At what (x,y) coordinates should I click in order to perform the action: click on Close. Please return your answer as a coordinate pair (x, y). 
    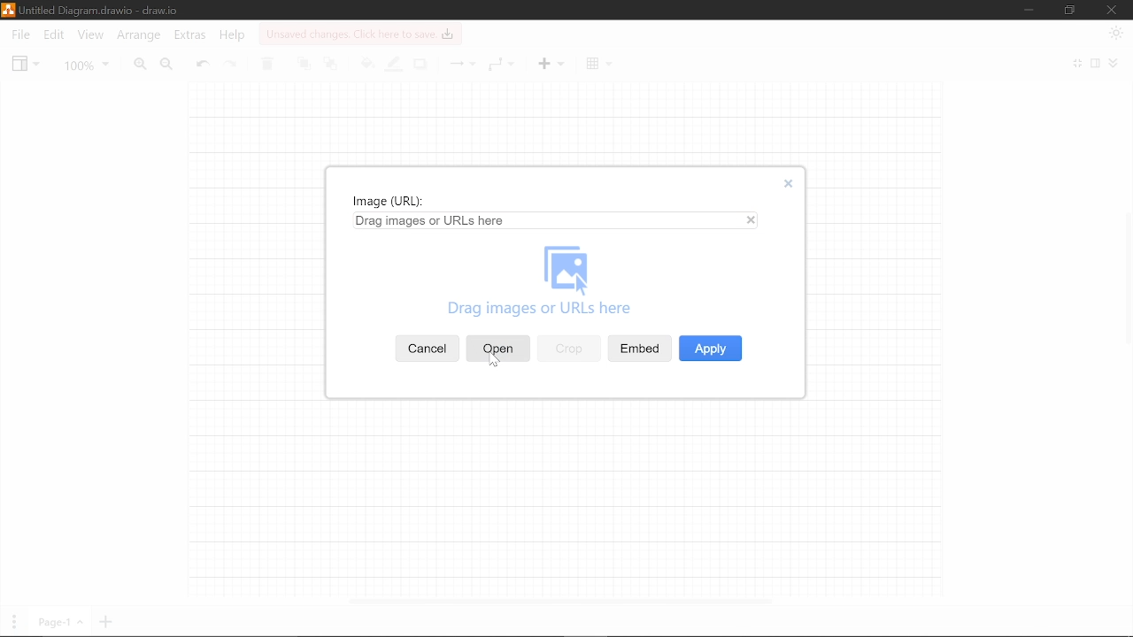
    Looking at the image, I should click on (1111, 10).